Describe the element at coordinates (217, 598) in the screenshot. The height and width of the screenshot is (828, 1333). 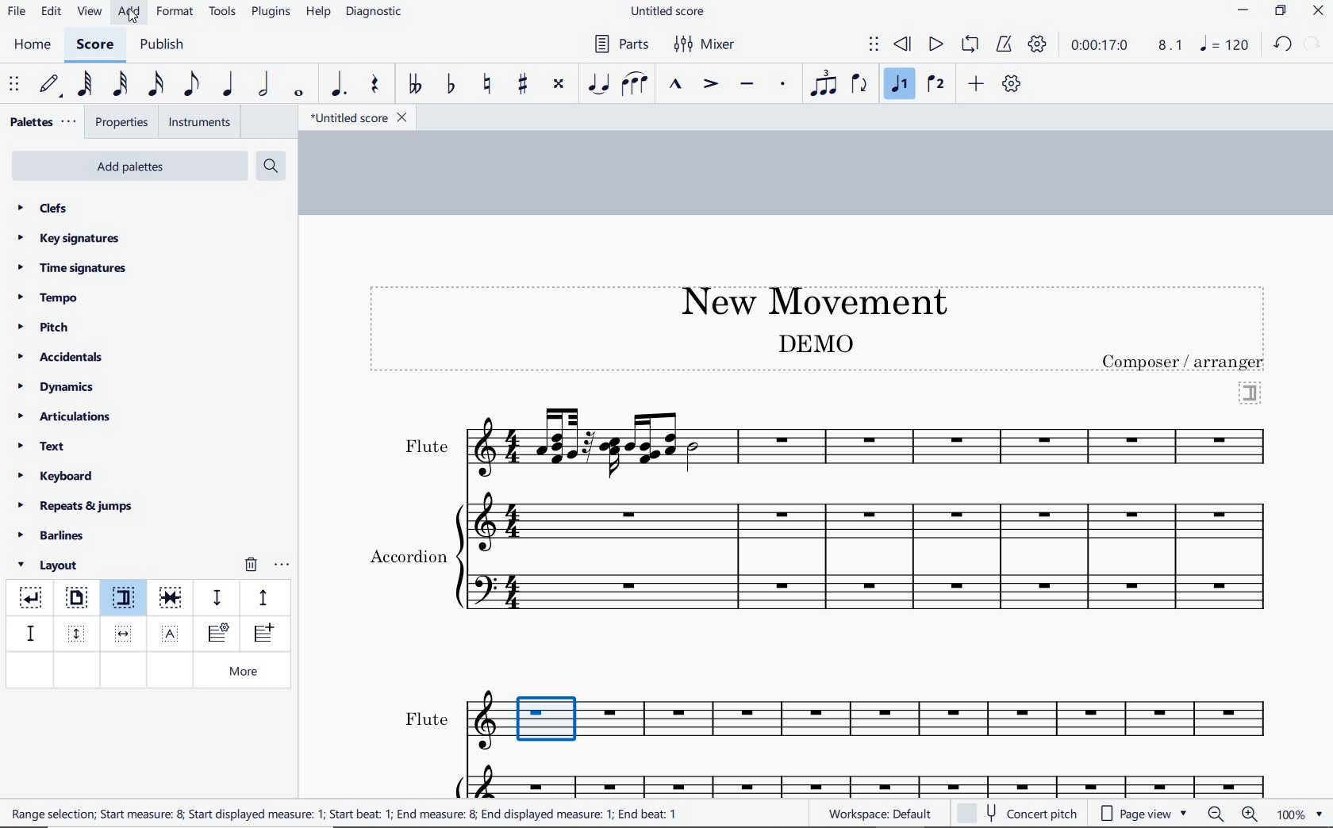
I see `staff spacer sown` at that location.